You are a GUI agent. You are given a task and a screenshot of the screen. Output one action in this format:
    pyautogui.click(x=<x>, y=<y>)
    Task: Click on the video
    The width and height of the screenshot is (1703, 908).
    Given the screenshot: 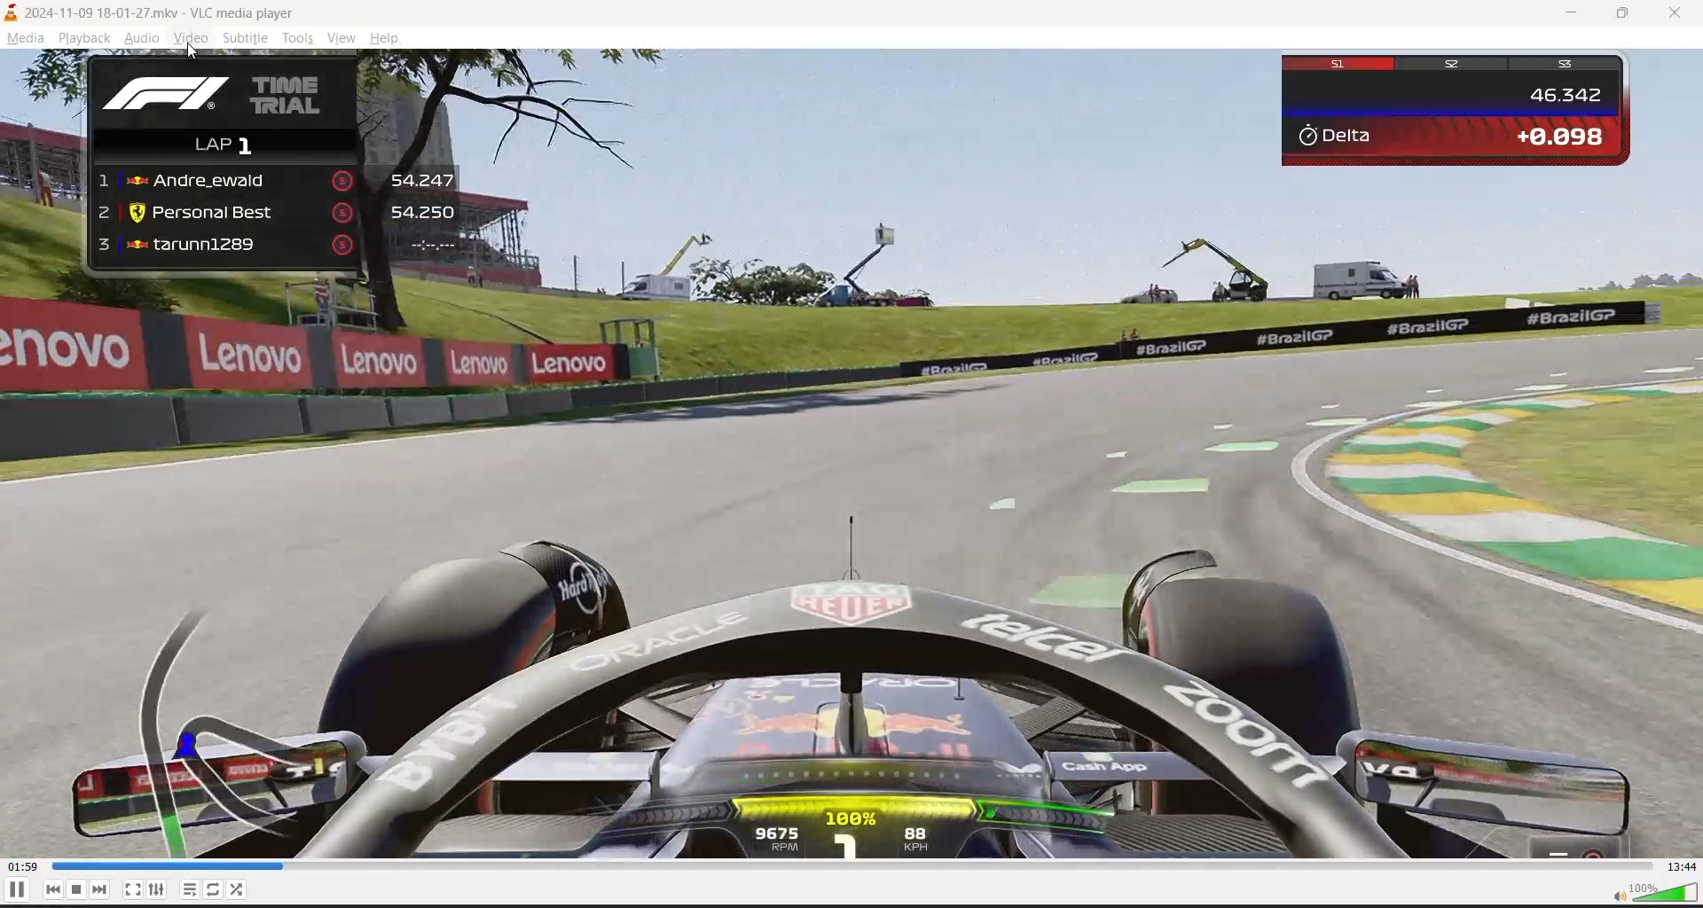 What is the action you would take?
    pyautogui.click(x=191, y=41)
    